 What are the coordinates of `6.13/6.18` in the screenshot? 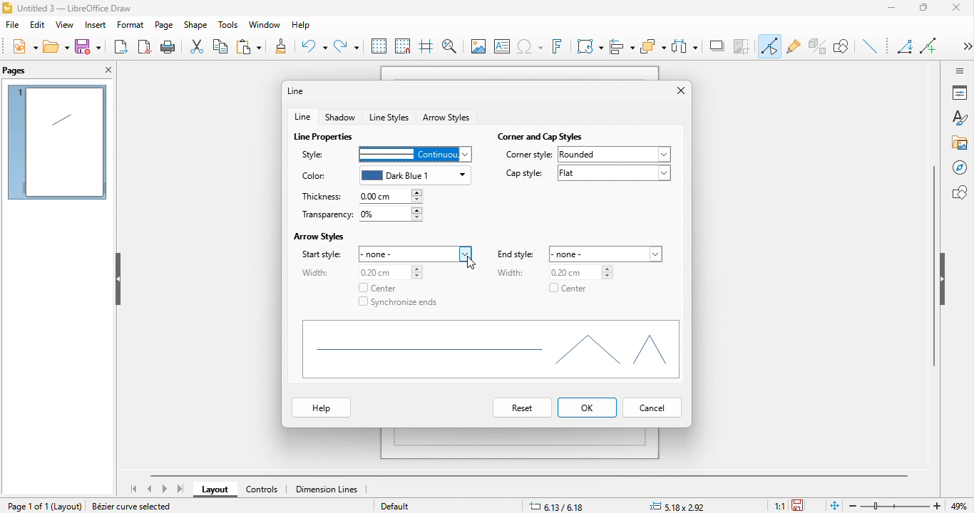 It's located at (558, 506).